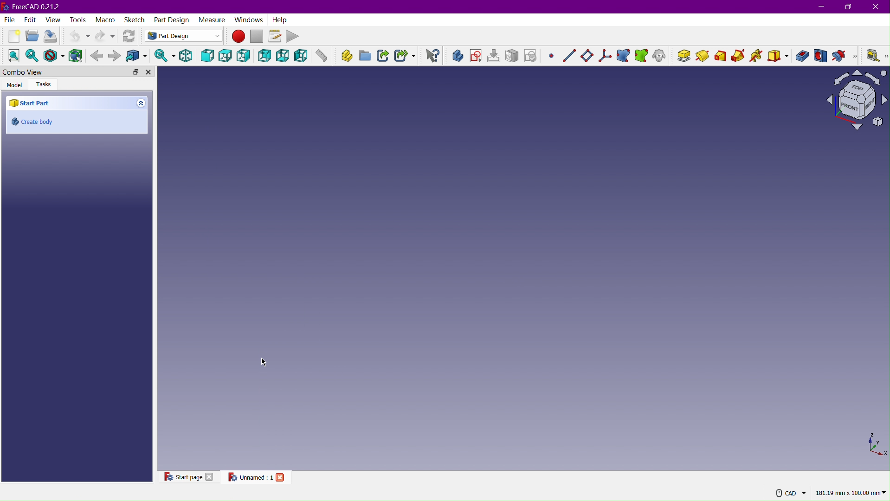 This screenshot has width=890, height=501. What do you see at coordinates (33, 36) in the screenshot?
I see `Open` at bounding box center [33, 36].